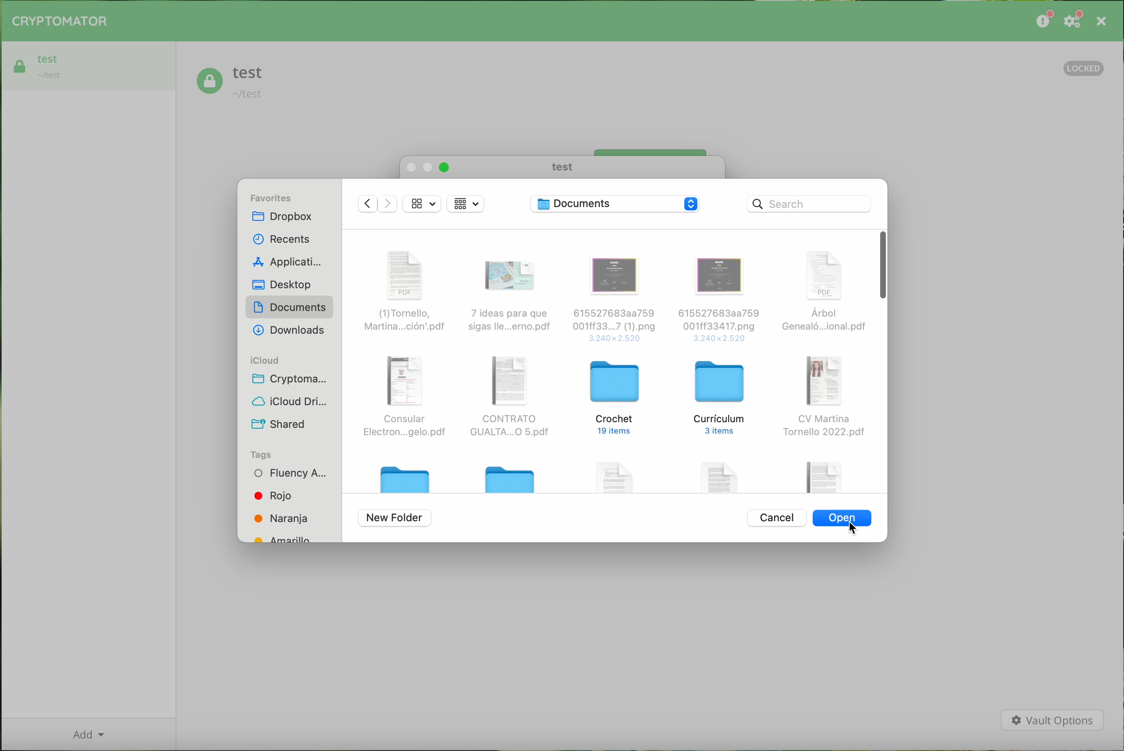 Image resolution: width=1124 pixels, height=751 pixels. What do you see at coordinates (855, 530) in the screenshot?
I see `cursor` at bounding box center [855, 530].